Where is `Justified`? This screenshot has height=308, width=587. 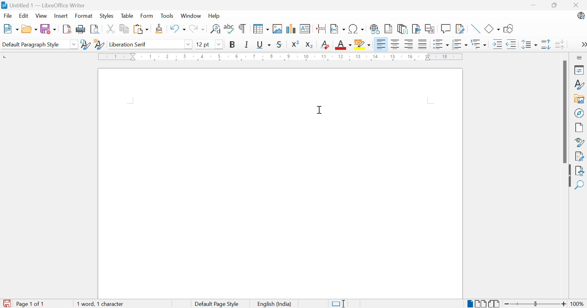
Justified is located at coordinates (422, 44).